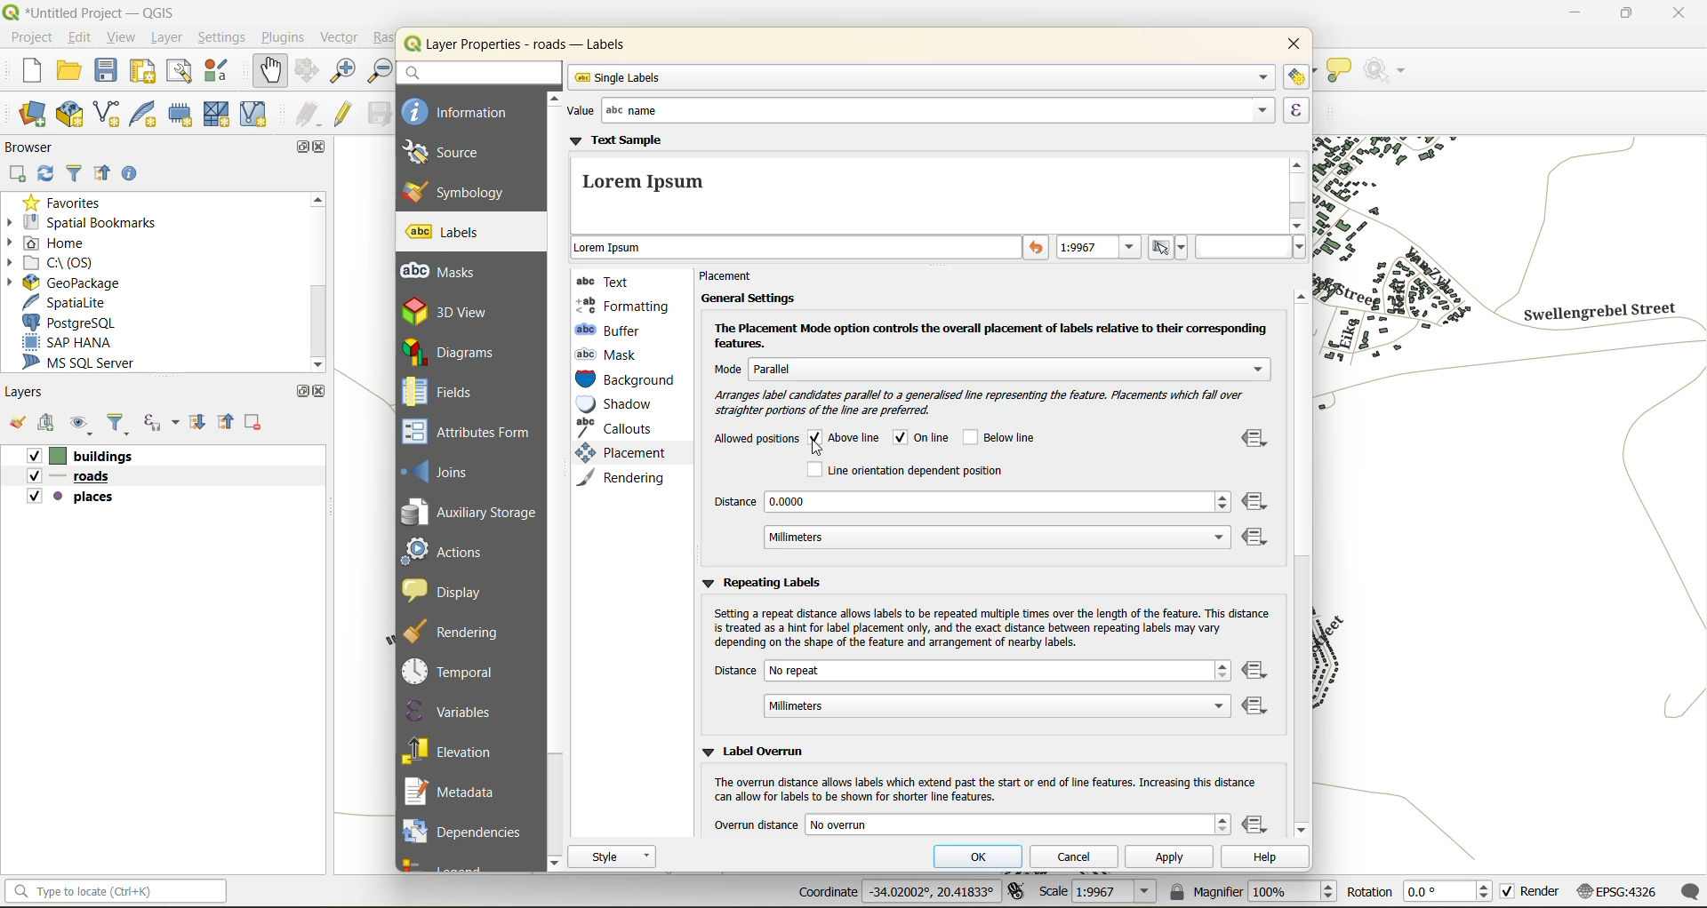 The height and width of the screenshot is (908, 1707). I want to click on data defined override, so click(1257, 690).